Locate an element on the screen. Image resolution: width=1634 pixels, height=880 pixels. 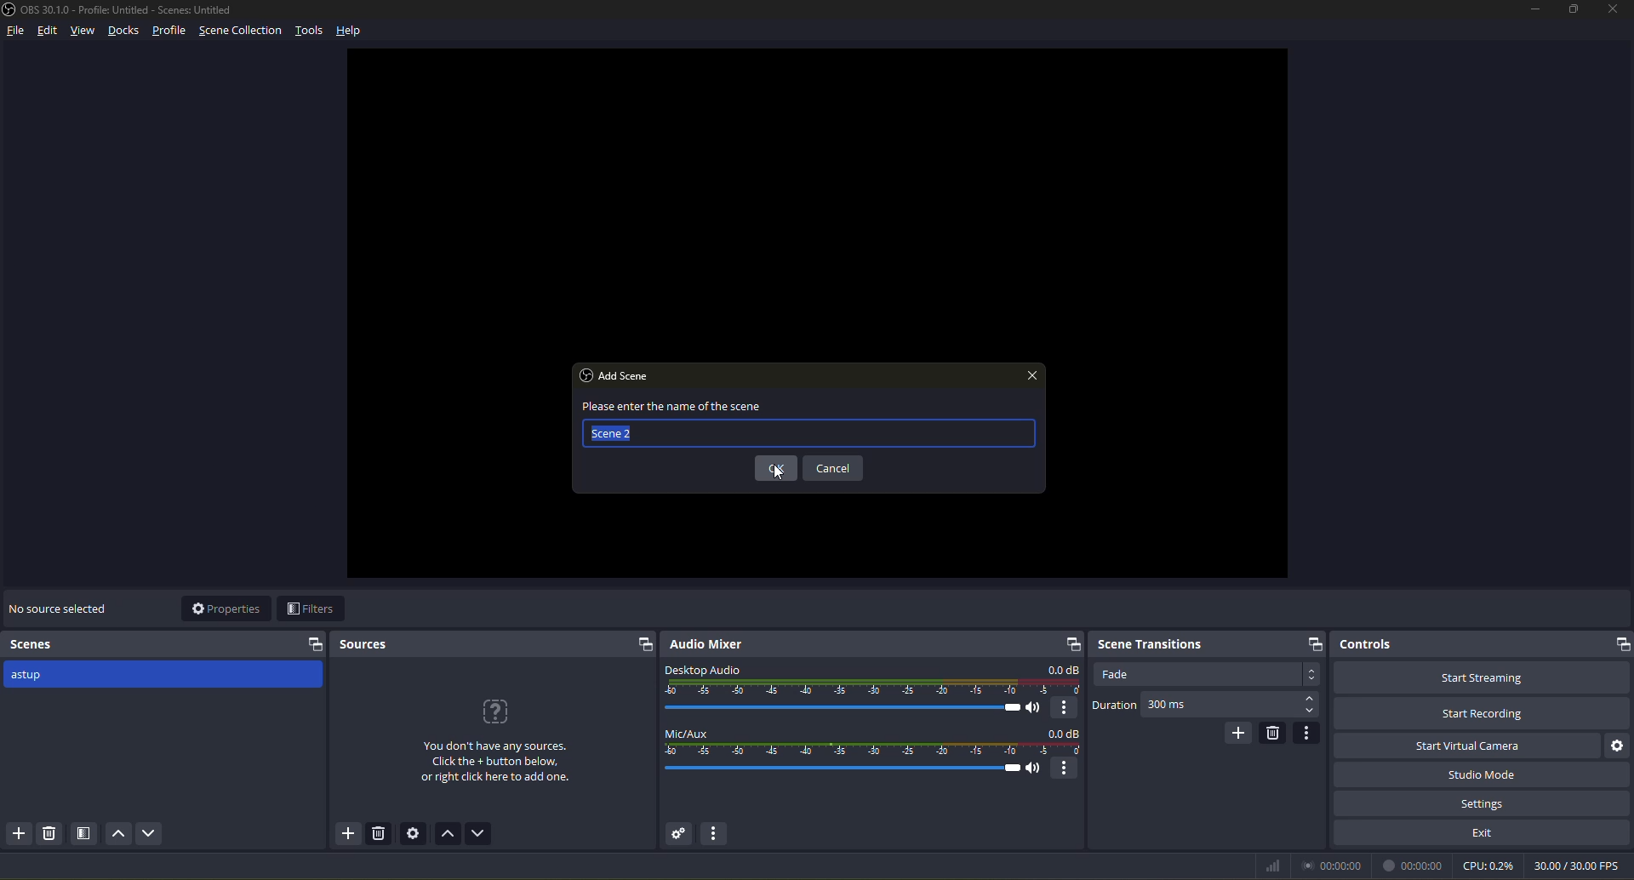
file is located at coordinates (18, 30).